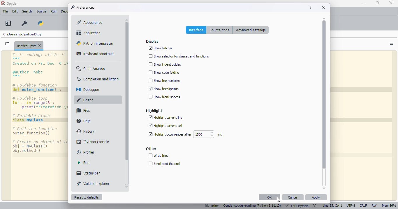 This screenshot has width=398, height=209. Describe the element at coordinates (93, 142) in the screenshot. I see `IPython console` at that location.